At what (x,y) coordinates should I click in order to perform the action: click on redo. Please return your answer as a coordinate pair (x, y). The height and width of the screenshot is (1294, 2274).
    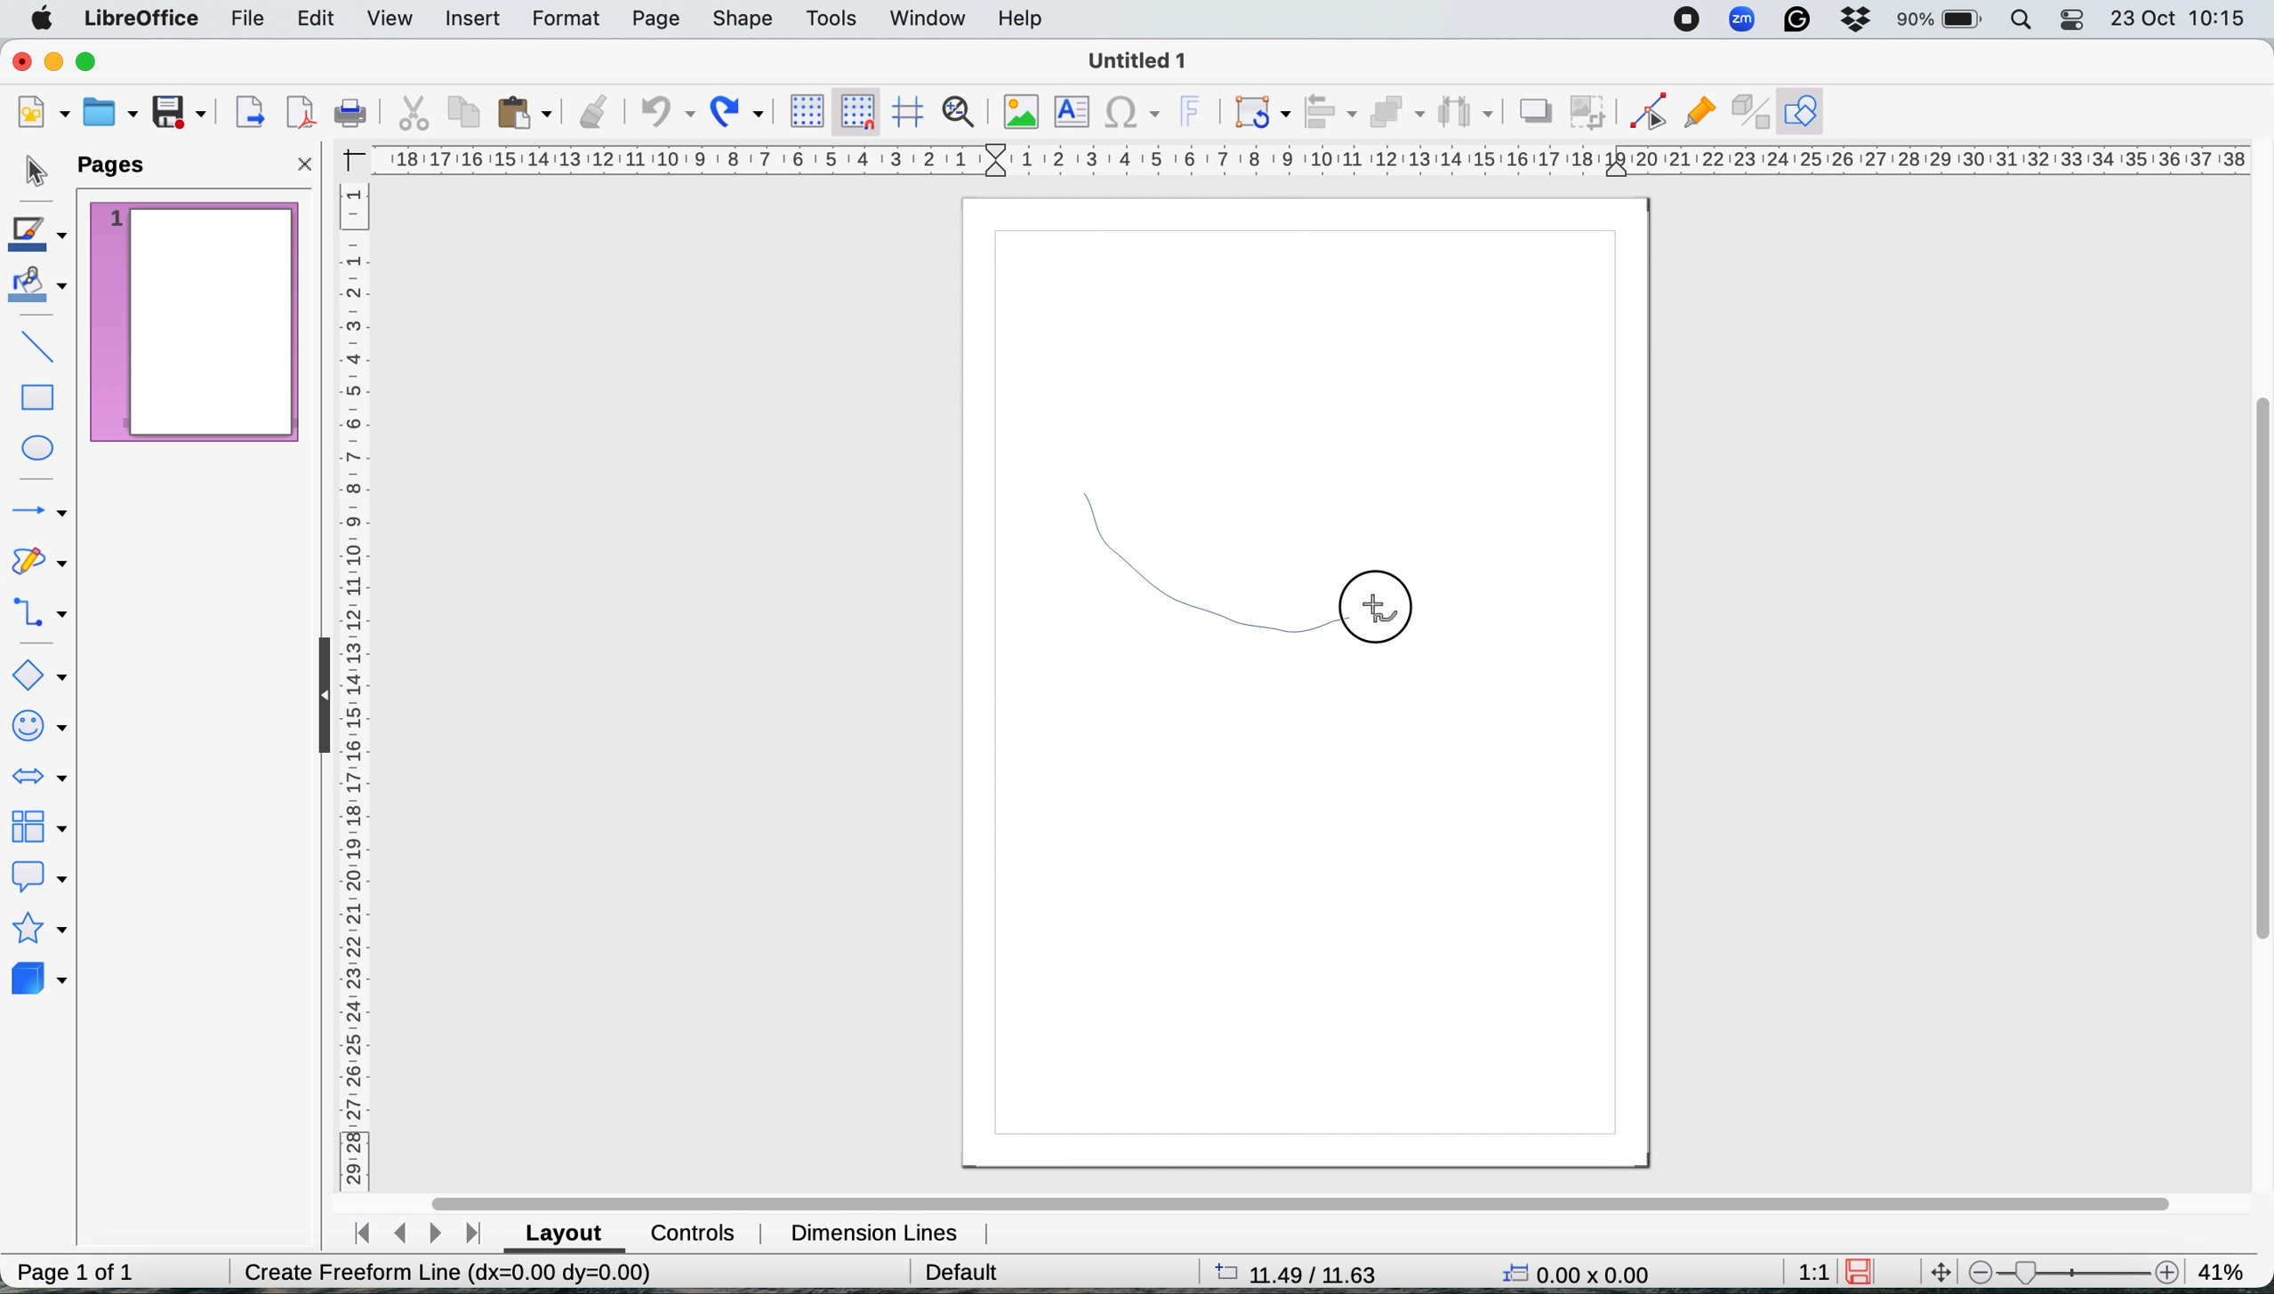
    Looking at the image, I should click on (738, 115).